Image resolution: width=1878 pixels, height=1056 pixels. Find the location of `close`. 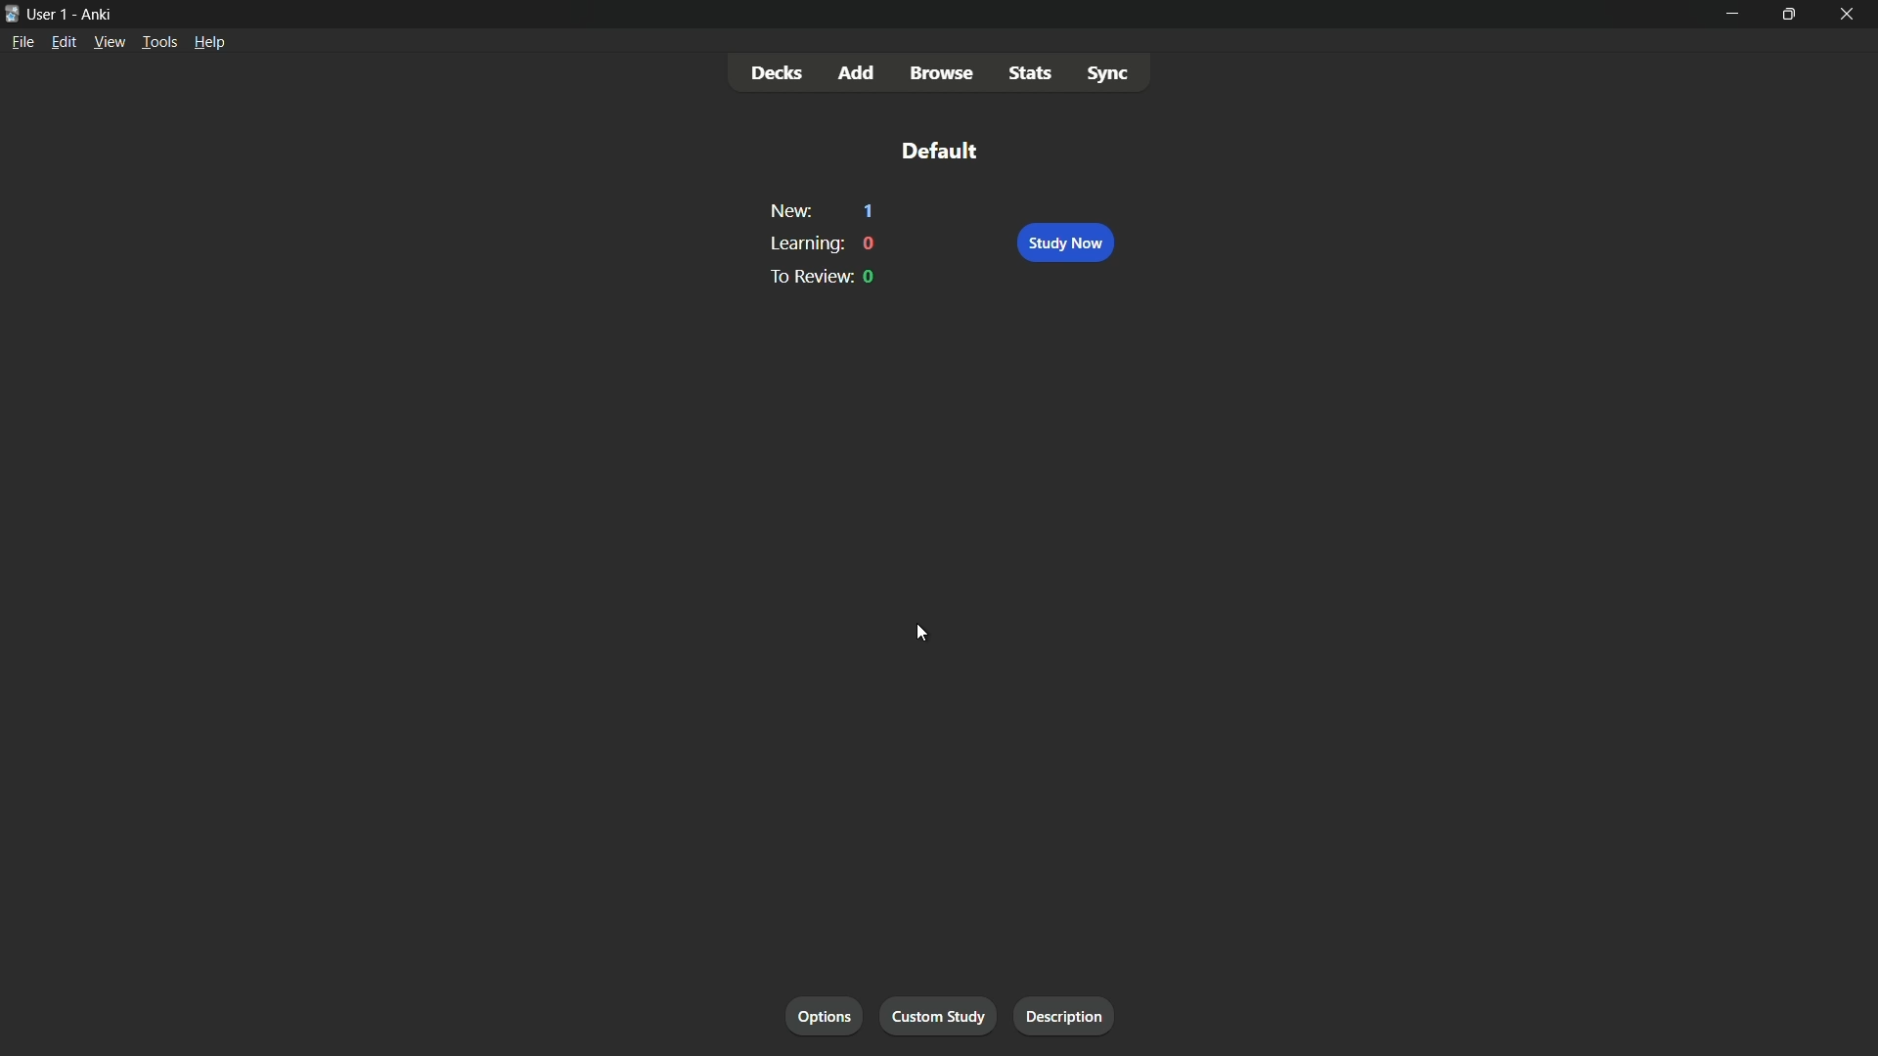

close is located at coordinates (1845, 14).